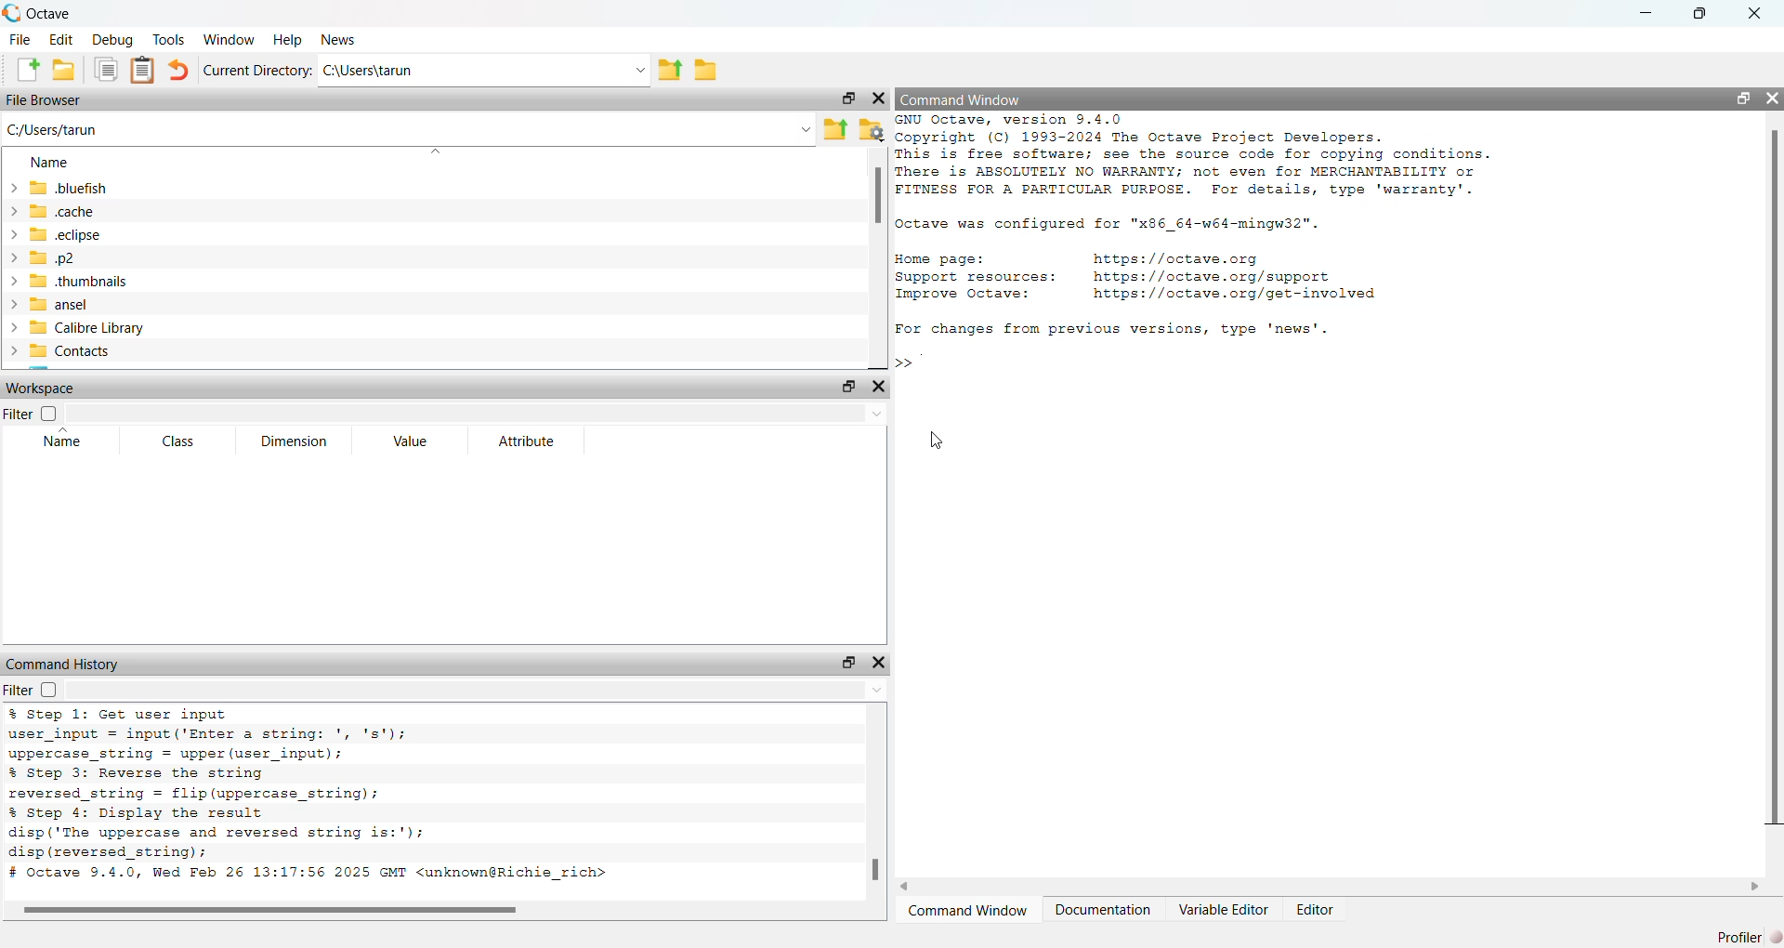  Describe the element at coordinates (94, 212) in the screenshot. I see `.cache` at that location.